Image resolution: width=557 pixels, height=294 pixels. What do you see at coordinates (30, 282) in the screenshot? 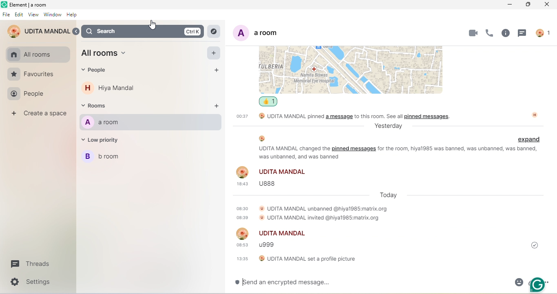
I see `Settings` at bounding box center [30, 282].